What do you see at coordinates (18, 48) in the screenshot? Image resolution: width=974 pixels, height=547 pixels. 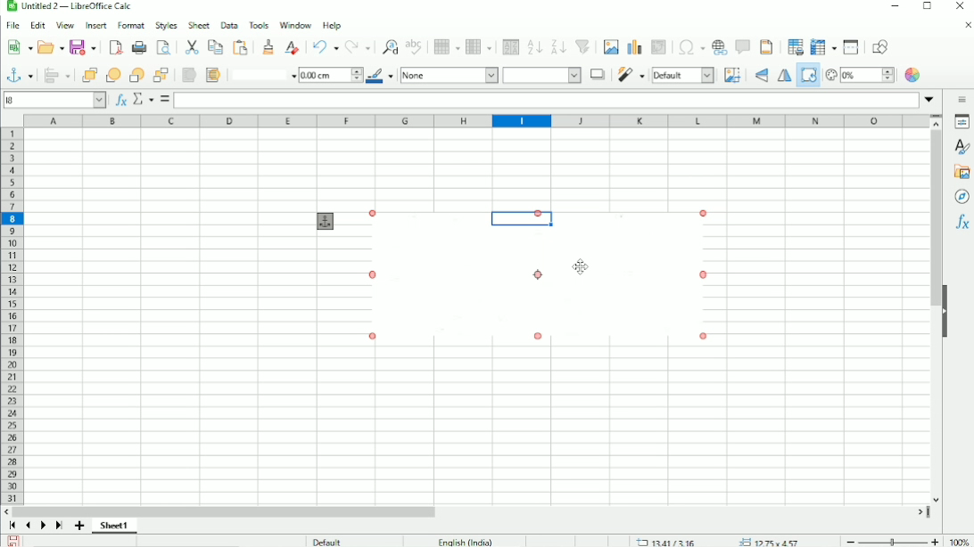 I see `New` at bounding box center [18, 48].